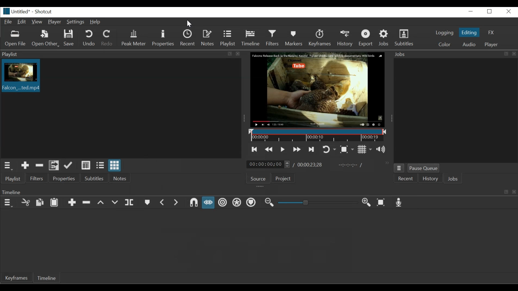 The height and width of the screenshot is (291, 518). I want to click on :00:00:23:28(Total Duration), so click(309, 165).